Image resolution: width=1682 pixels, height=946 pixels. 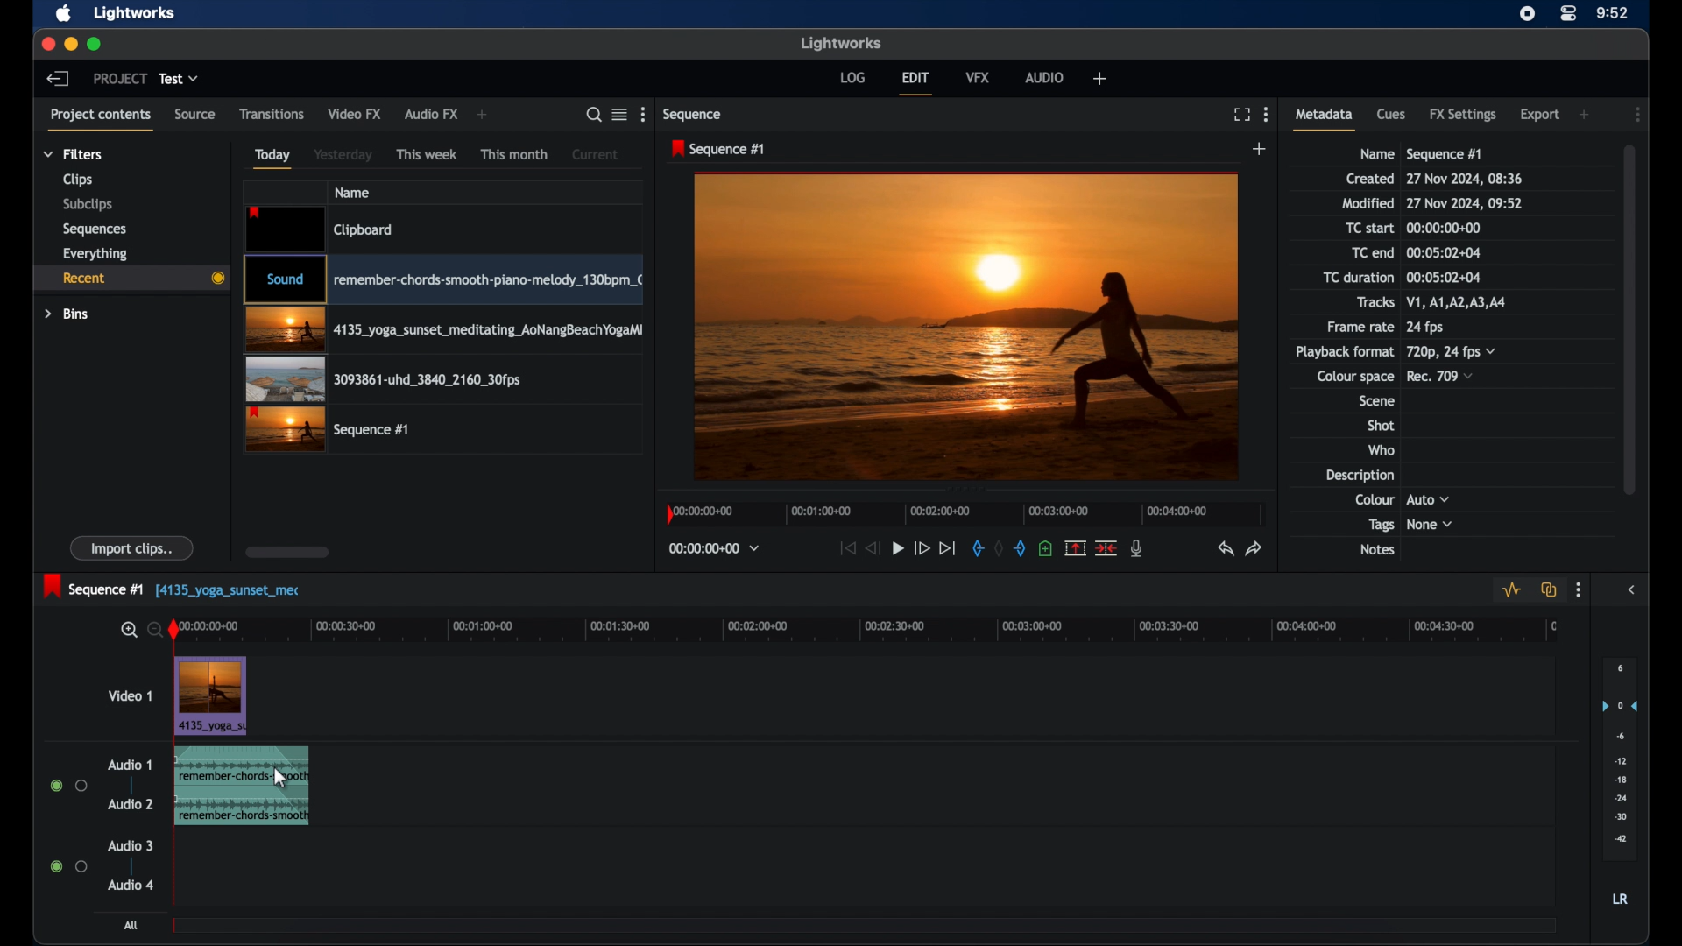 I want to click on today, so click(x=272, y=159).